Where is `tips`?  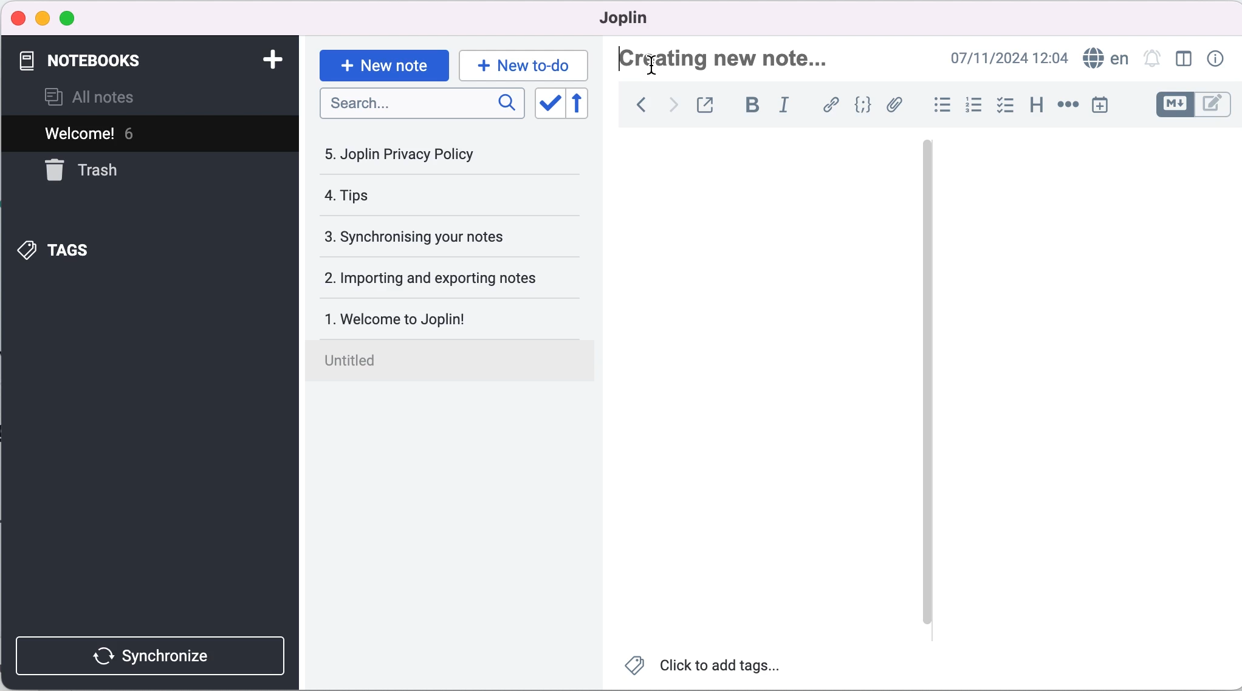 tips is located at coordinates (425, 196).